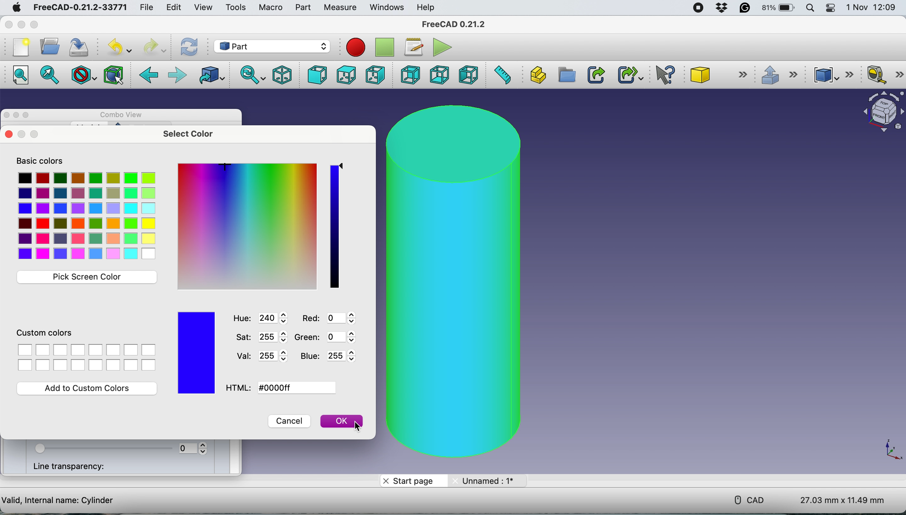 This screenshot has height=515, width=906. What do you see at coordinates (83, 76) in the screenshot?
I see `draw style` at bounding box center [83, 76].